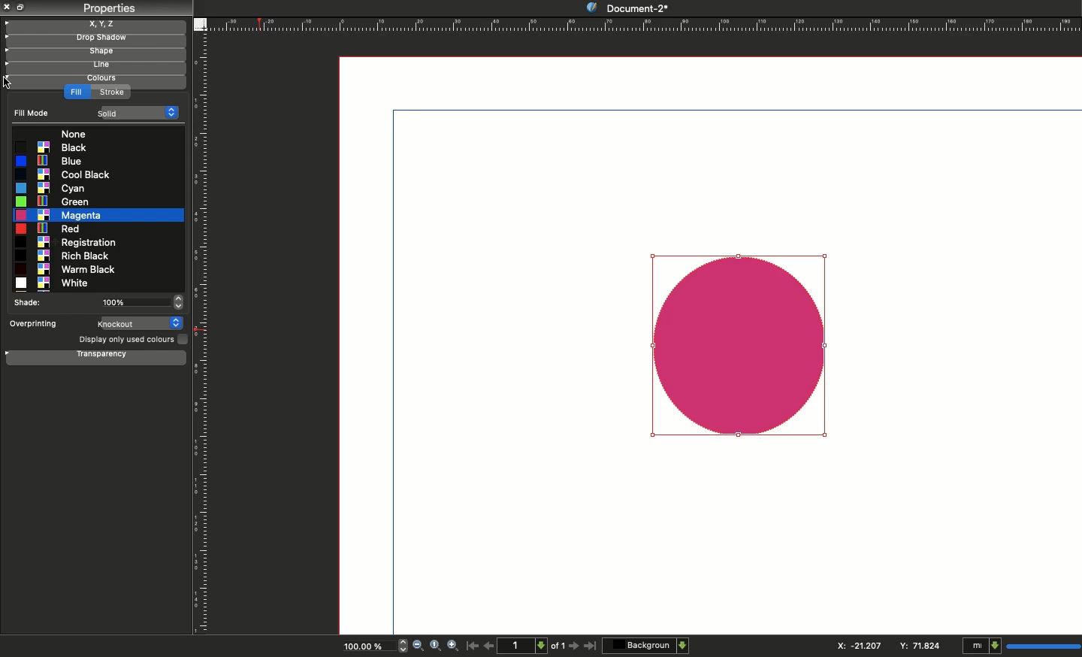 This screenshot has width=1082, height=657. I want to click on First page, so click(473, 645).